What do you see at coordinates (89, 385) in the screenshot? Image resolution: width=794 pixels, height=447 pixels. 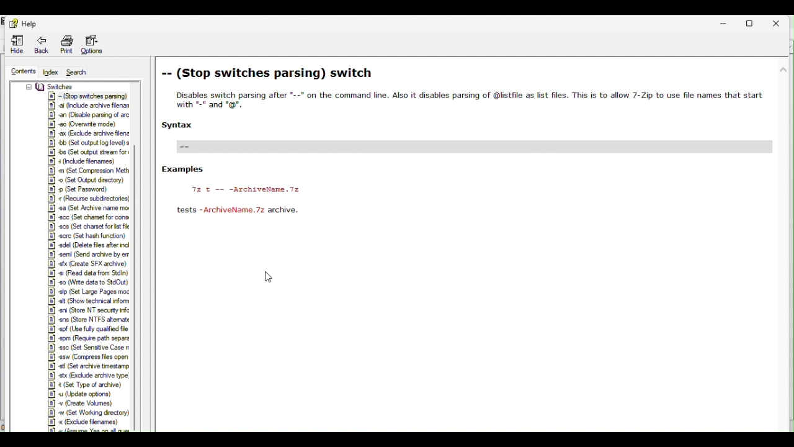 I see `` at bounding box center [89, 385].